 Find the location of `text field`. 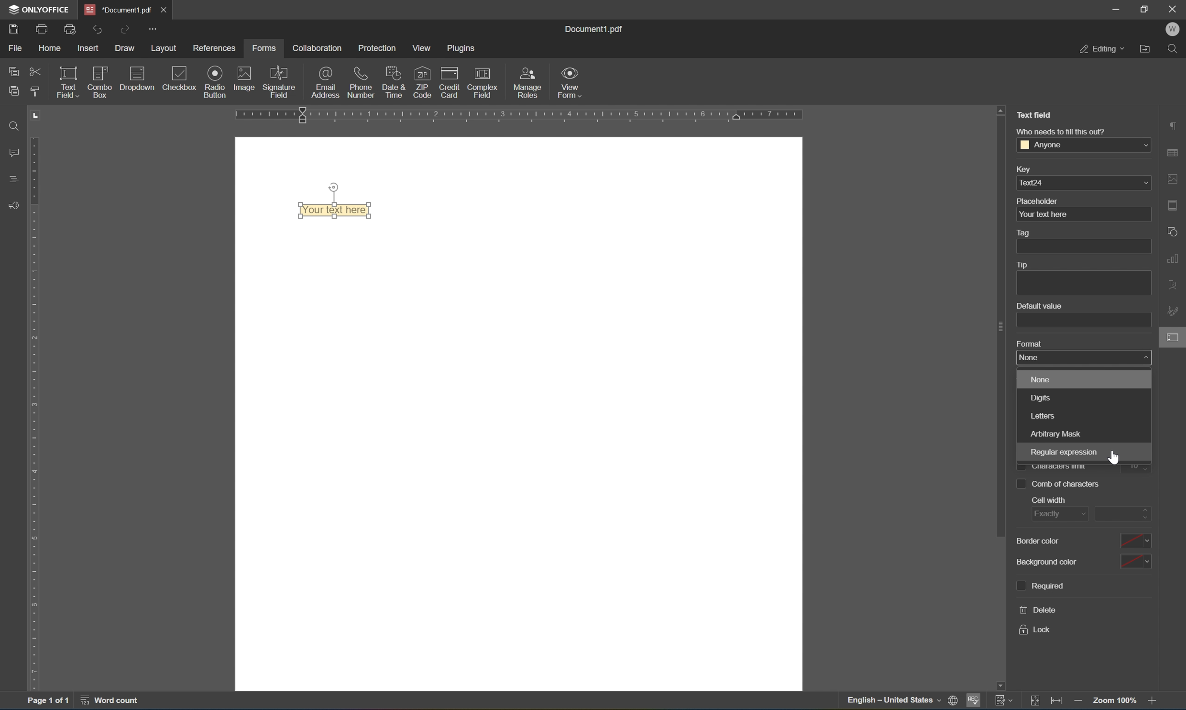

text field is located at coordinates (66, 81).